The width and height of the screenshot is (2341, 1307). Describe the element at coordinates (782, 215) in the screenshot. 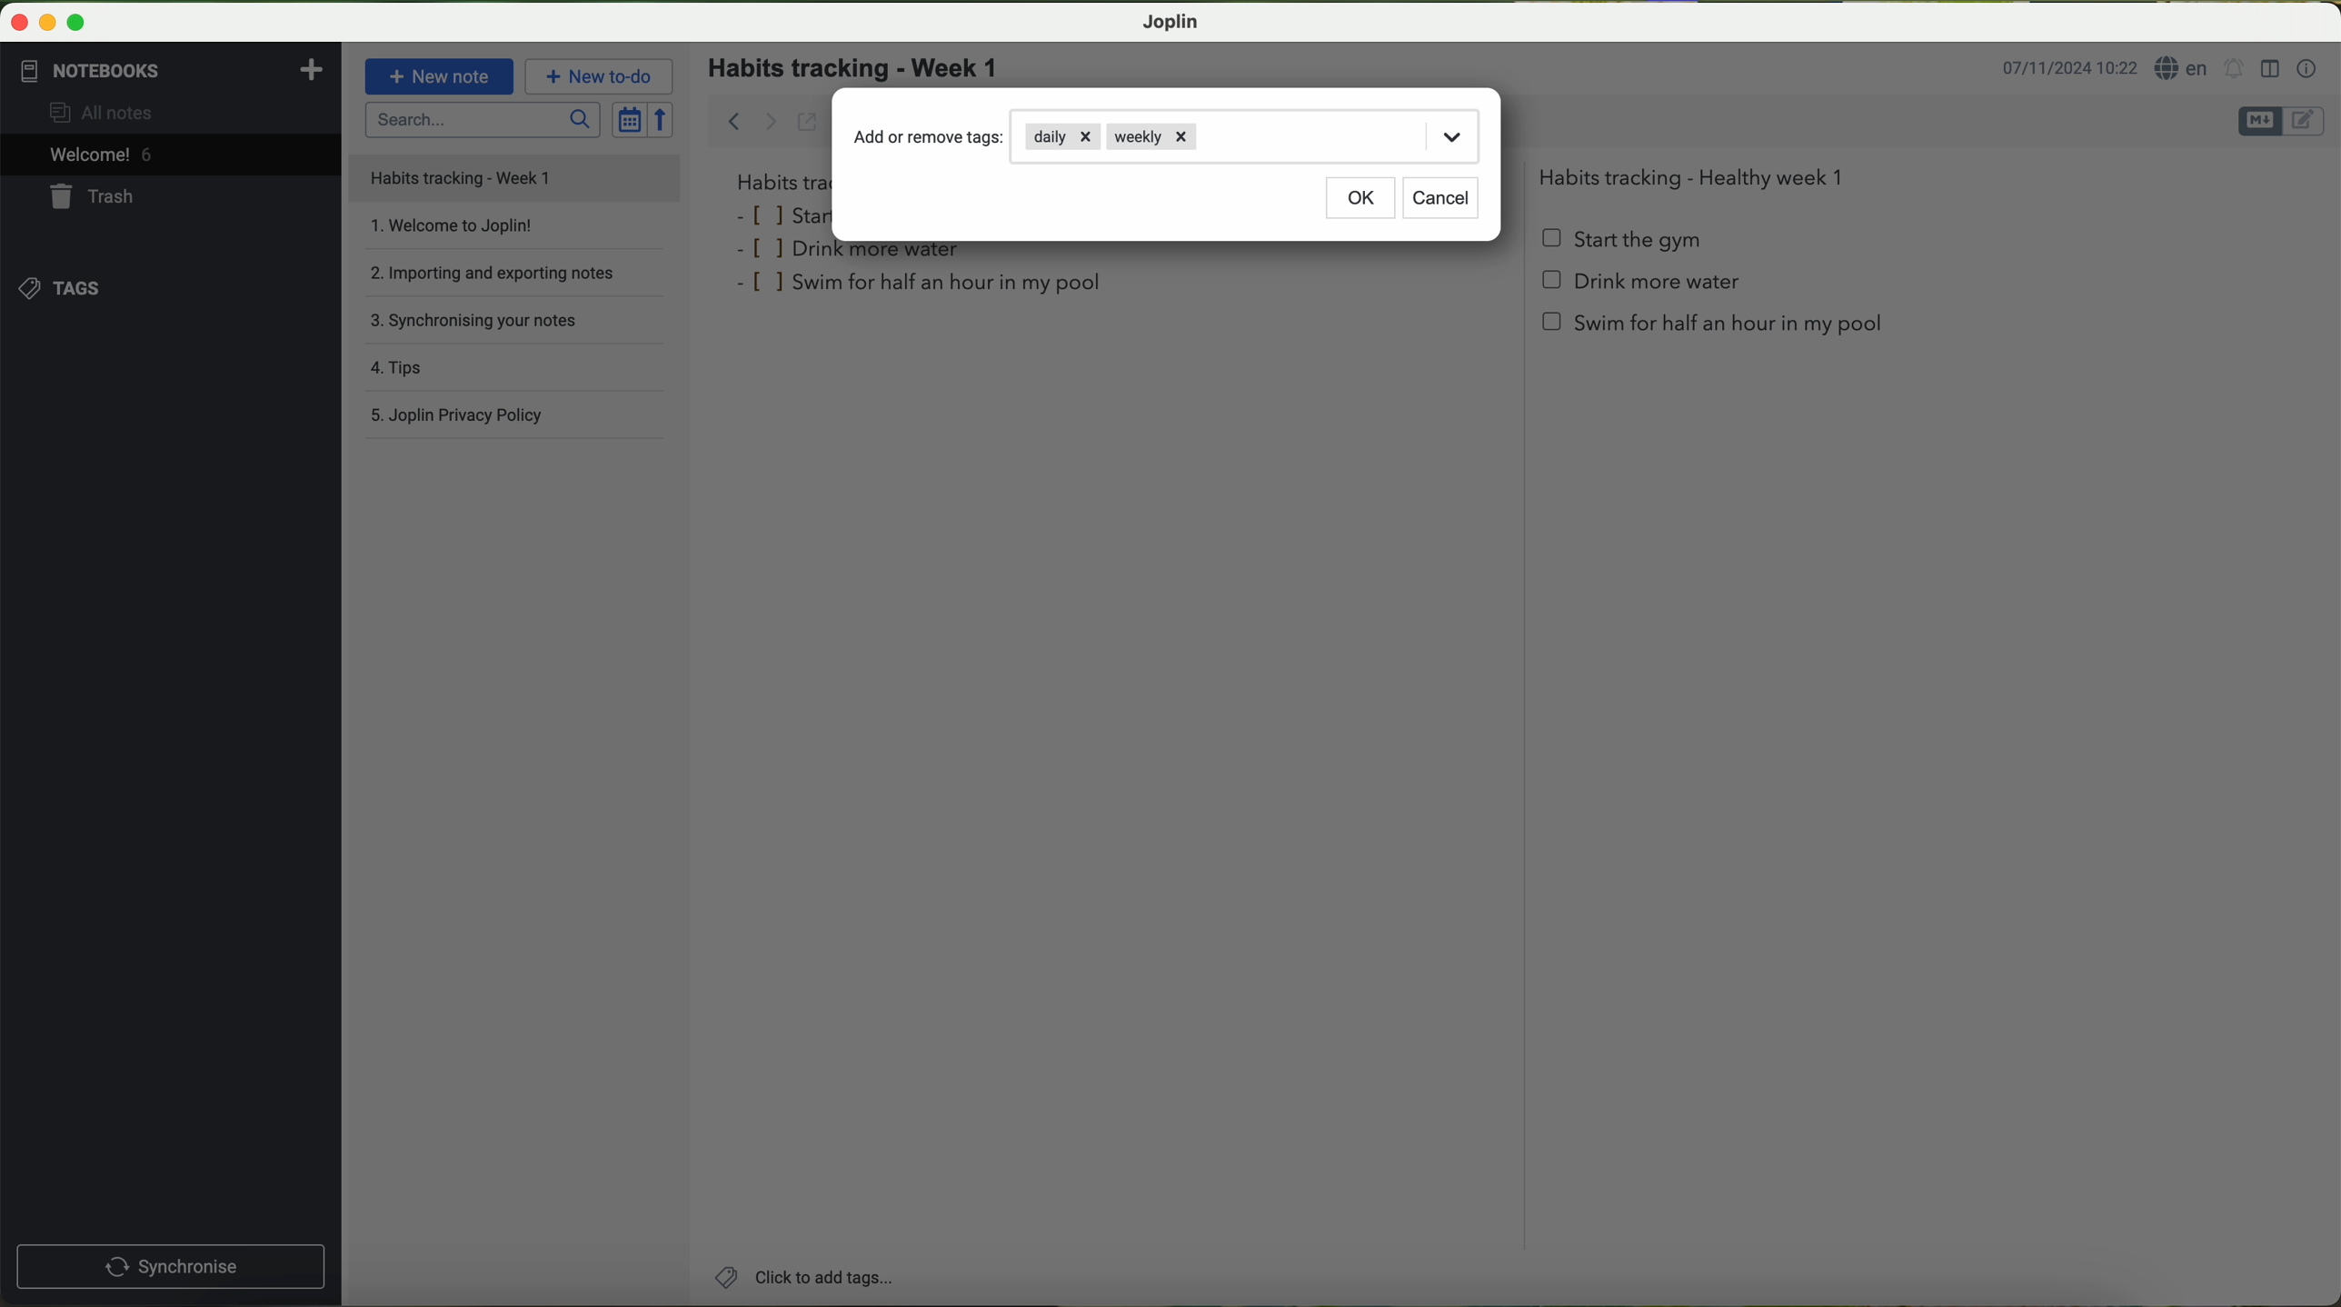

I see `star` at that location.